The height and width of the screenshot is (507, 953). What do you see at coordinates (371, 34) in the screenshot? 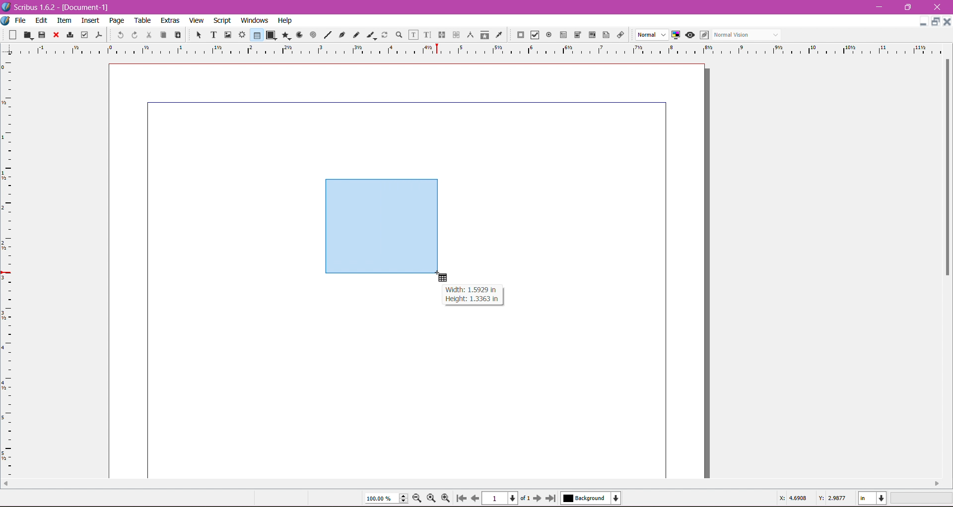
I see `Calligraphic Line` at bounding box center [371, 34].